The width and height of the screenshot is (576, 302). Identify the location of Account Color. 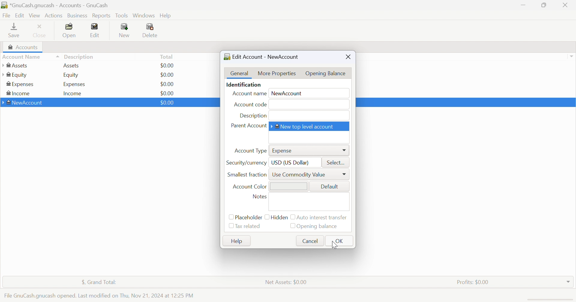
(250, 187).